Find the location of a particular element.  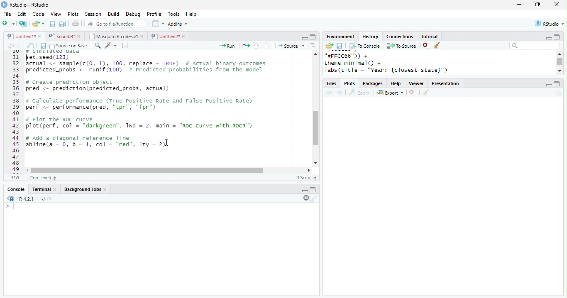

# Create prediction object
pred <- prediction(predicted_probs, actual) is located at coordinates (97, 86).